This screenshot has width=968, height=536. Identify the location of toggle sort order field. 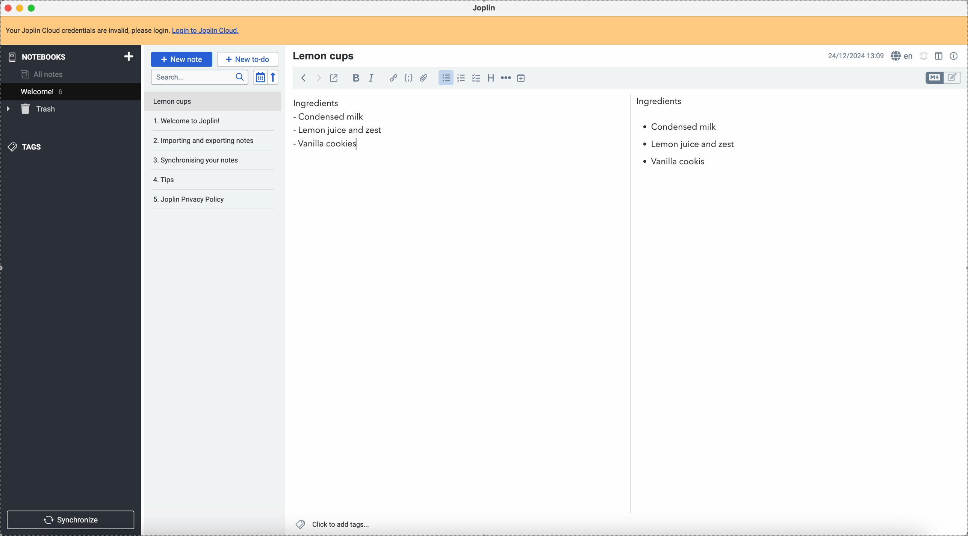
(260, 77).